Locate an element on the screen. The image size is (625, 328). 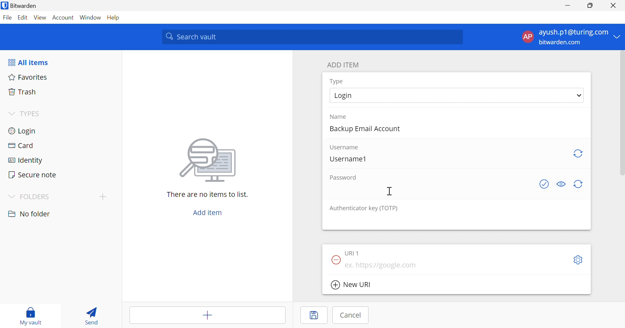
Type is located at coordinates (337, 82).